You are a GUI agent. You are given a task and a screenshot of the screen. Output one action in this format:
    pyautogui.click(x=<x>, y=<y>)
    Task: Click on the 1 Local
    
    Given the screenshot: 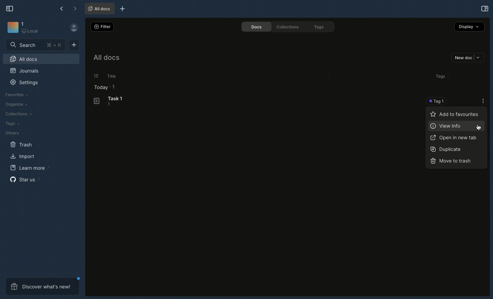 What is the action you would take?
    pyautogui.click(x=30, y=27)
    